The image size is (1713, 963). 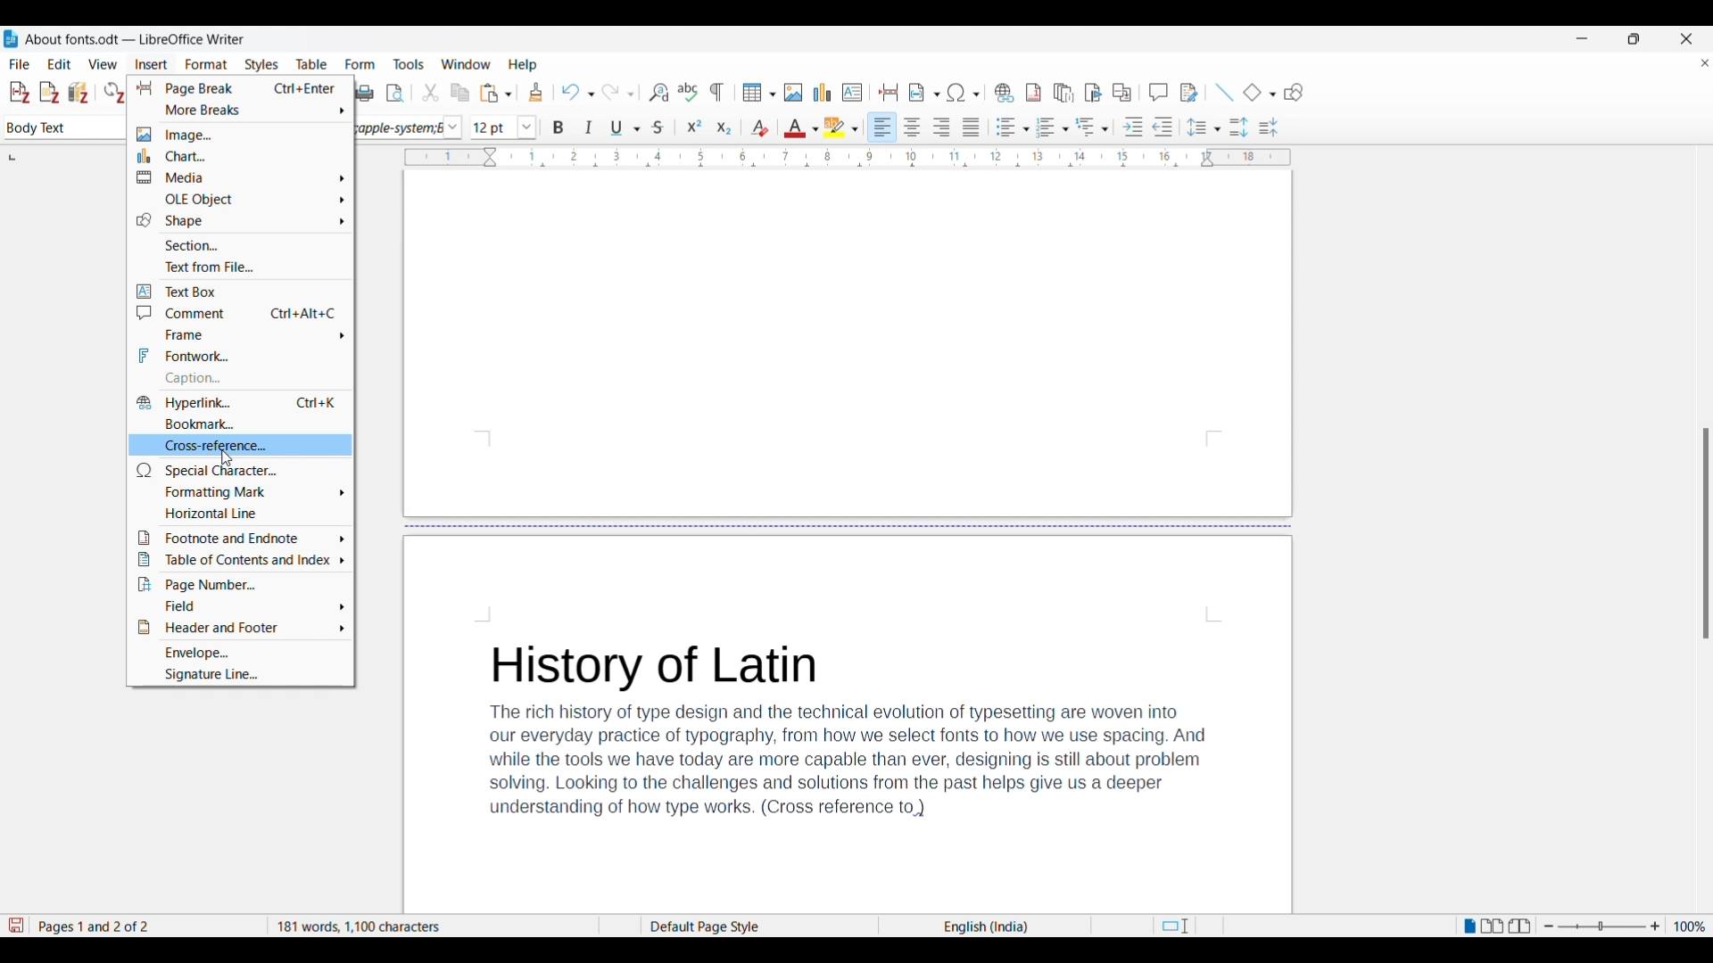 I want to click on Zoom out, so click(x=1549, y=927).